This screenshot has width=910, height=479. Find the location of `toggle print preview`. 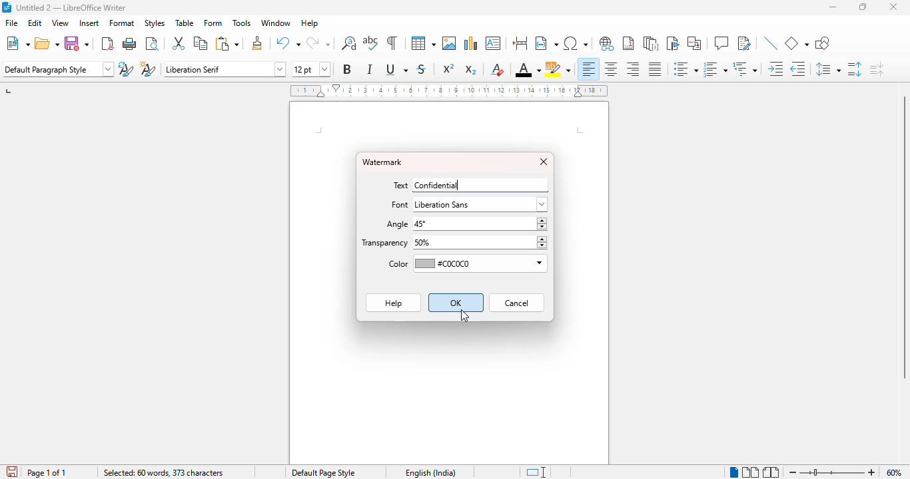

toggle print preview is located at coordinates (152, 43).